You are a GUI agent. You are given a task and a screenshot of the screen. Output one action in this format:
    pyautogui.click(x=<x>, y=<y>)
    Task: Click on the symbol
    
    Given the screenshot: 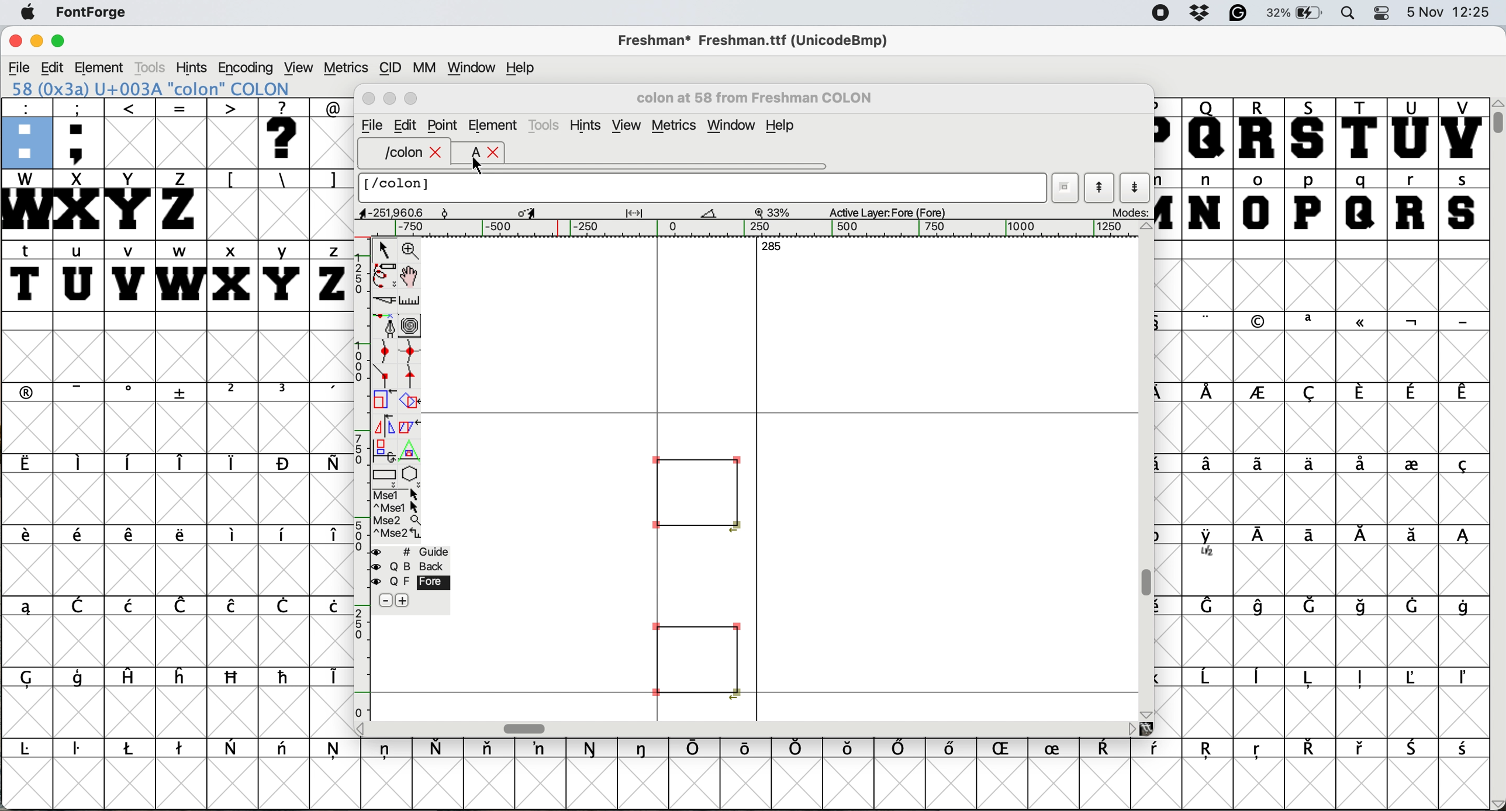 What is the action you would take?
    pyautogui.click(x=1208, y=679)
    